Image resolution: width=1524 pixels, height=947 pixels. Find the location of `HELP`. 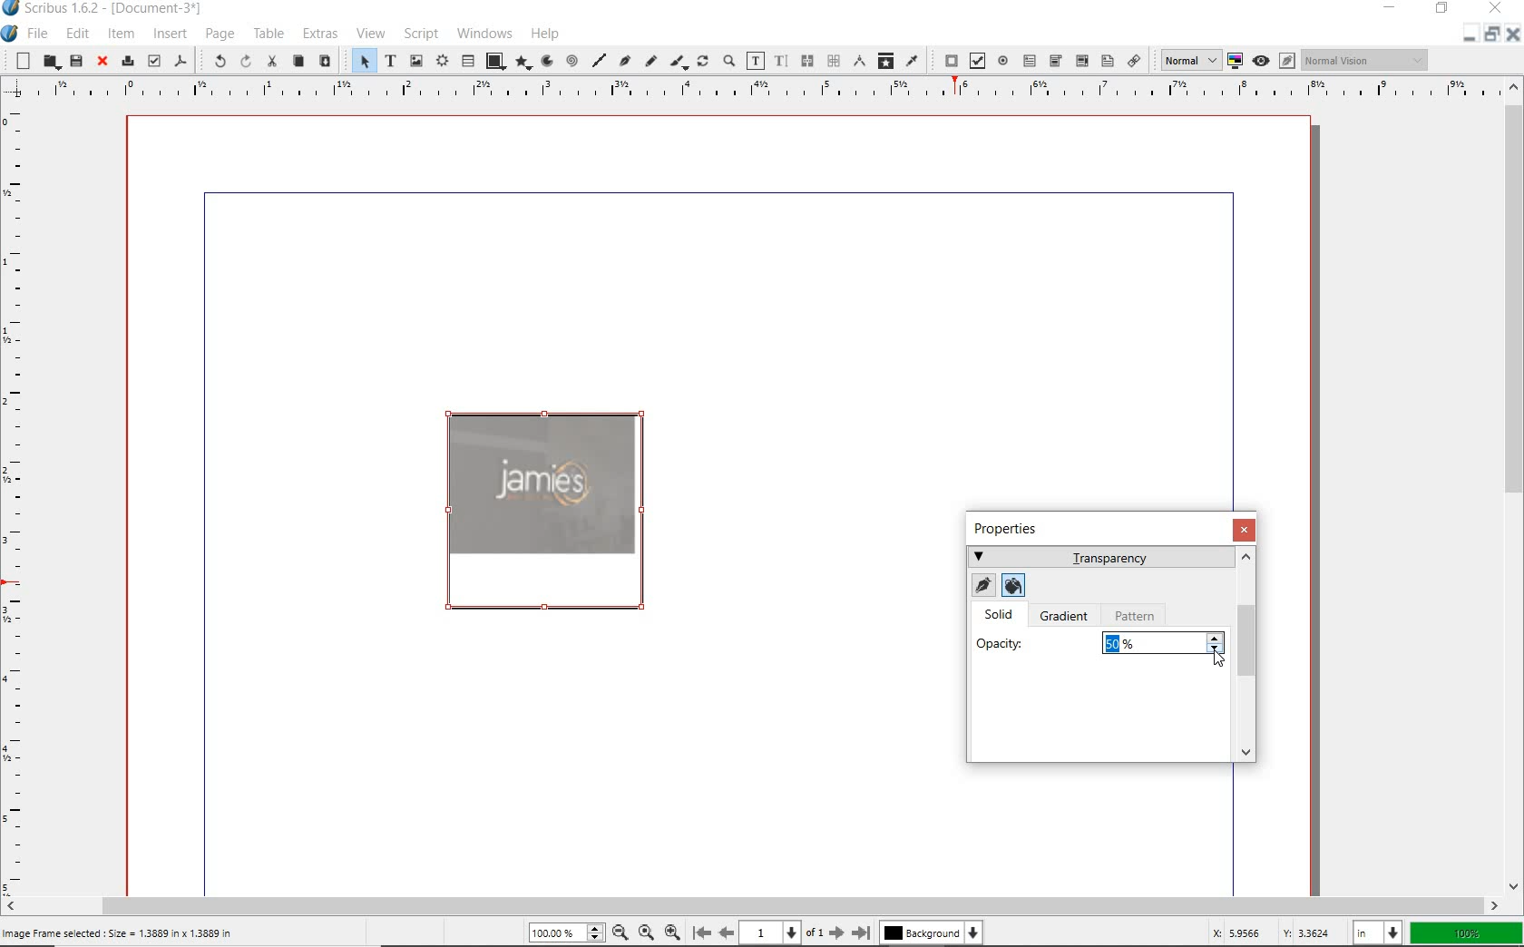

HELP is located at coordinates (546, 34).